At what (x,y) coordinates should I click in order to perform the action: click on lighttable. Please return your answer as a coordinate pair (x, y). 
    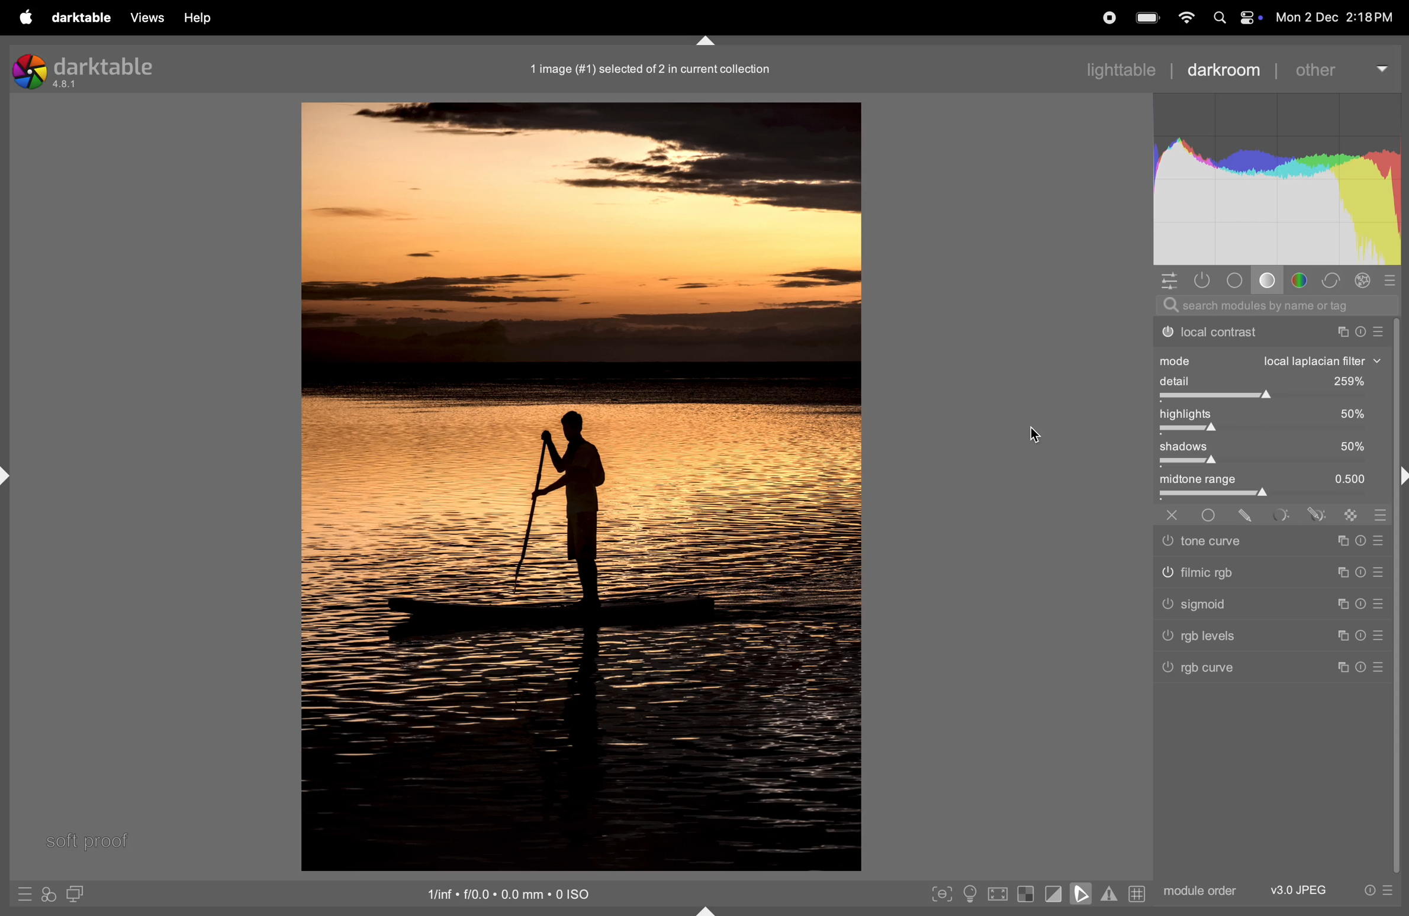
    Looking at the image, I should click on (1121, 69).